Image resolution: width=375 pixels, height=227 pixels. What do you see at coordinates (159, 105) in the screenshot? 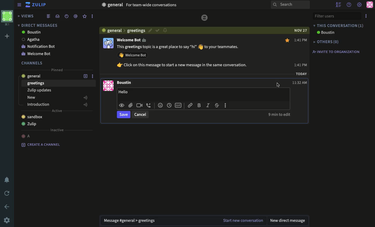
I see `emoji` at bounding box center [159, 105].